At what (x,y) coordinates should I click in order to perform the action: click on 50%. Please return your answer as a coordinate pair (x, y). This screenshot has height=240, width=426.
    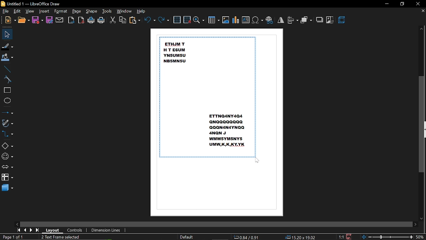
    Looking at the image, I should click on (420, 237).